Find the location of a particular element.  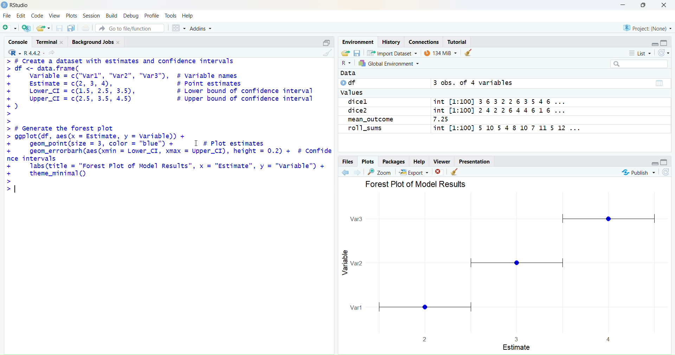

R 4.4.2 is located at coordinates (23, 53).